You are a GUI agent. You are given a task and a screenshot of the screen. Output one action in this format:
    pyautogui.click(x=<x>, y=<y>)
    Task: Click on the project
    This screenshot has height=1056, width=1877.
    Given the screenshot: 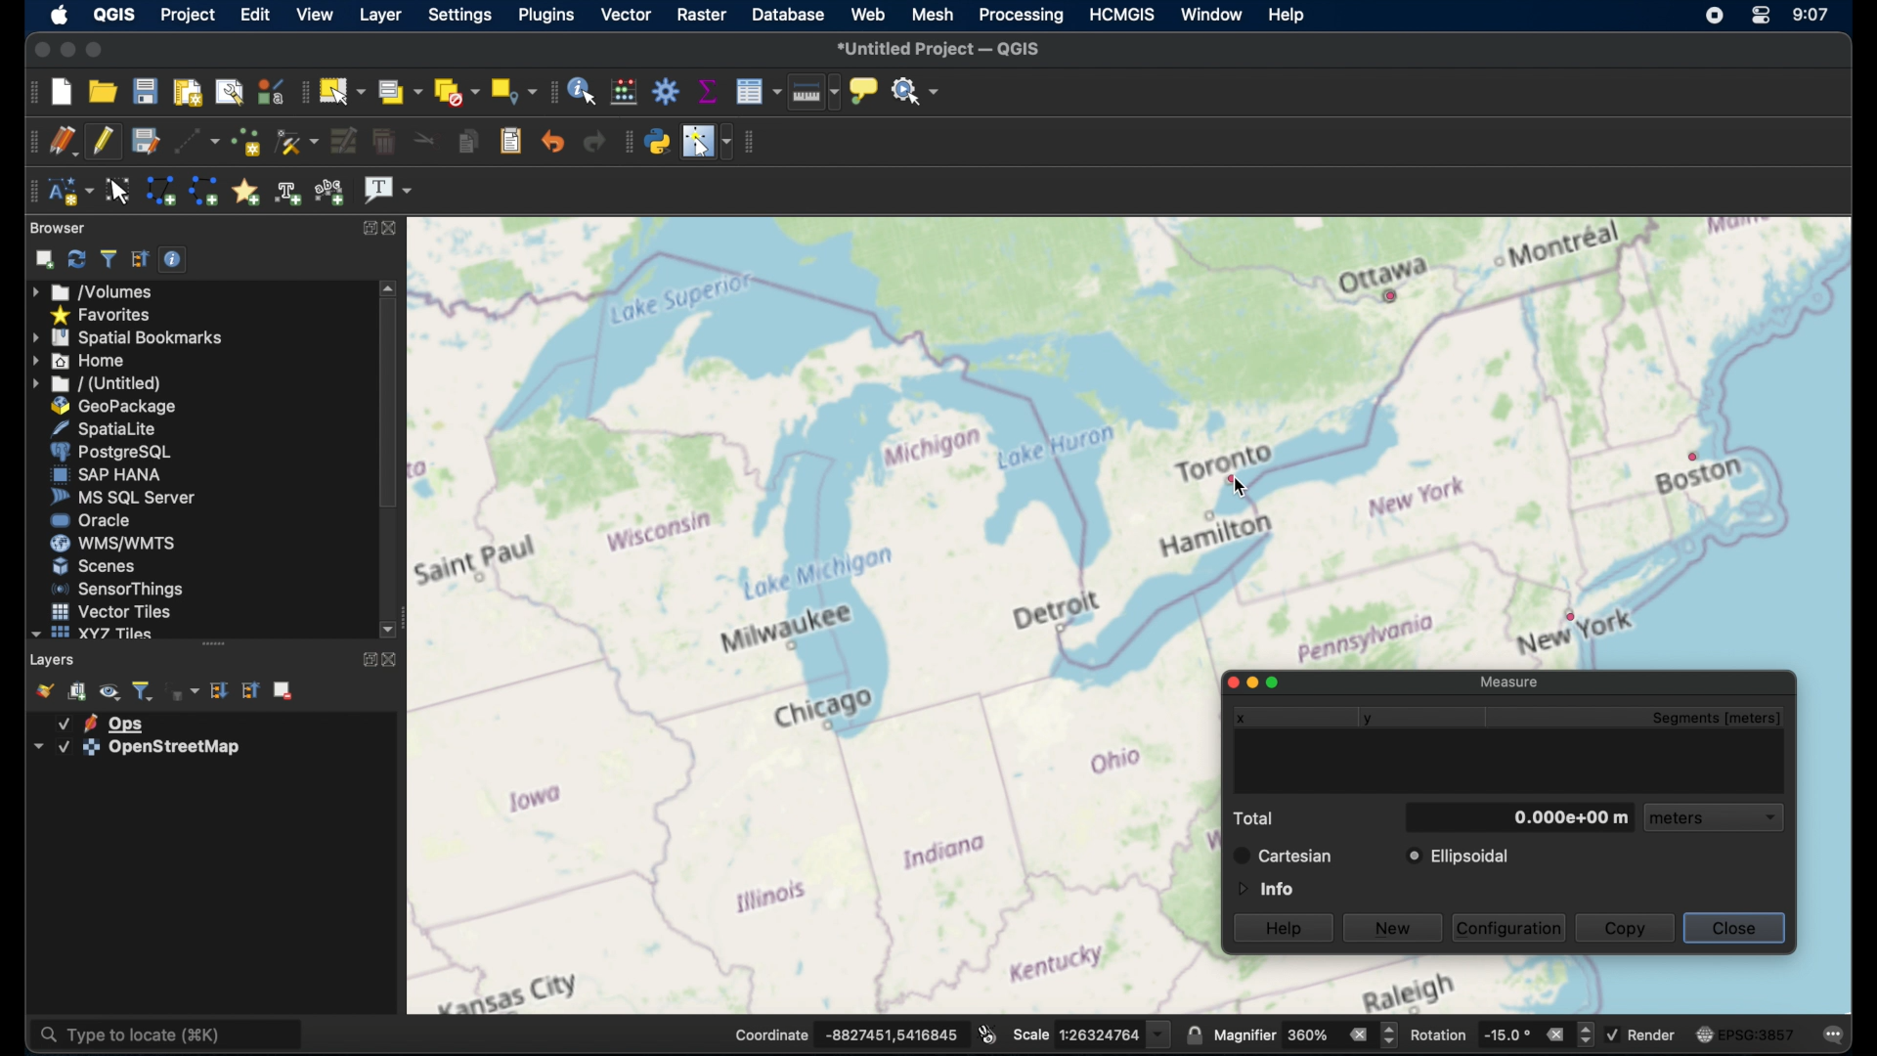 What is the action you would take?
    pyautogui.click(x=189, y=14)
    